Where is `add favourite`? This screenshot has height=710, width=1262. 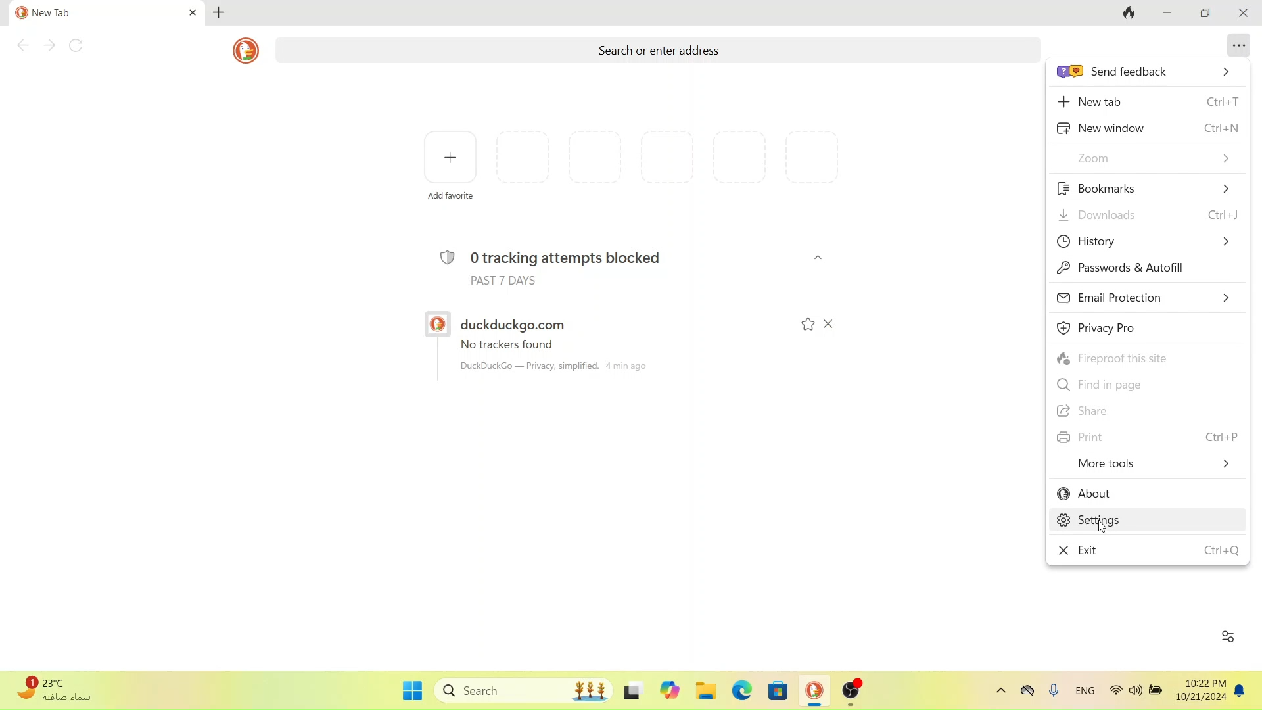 add favourite is located at coordinates (453, 168).